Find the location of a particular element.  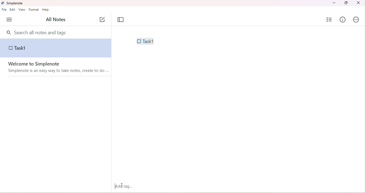

format is located at coordinates (34, 10).